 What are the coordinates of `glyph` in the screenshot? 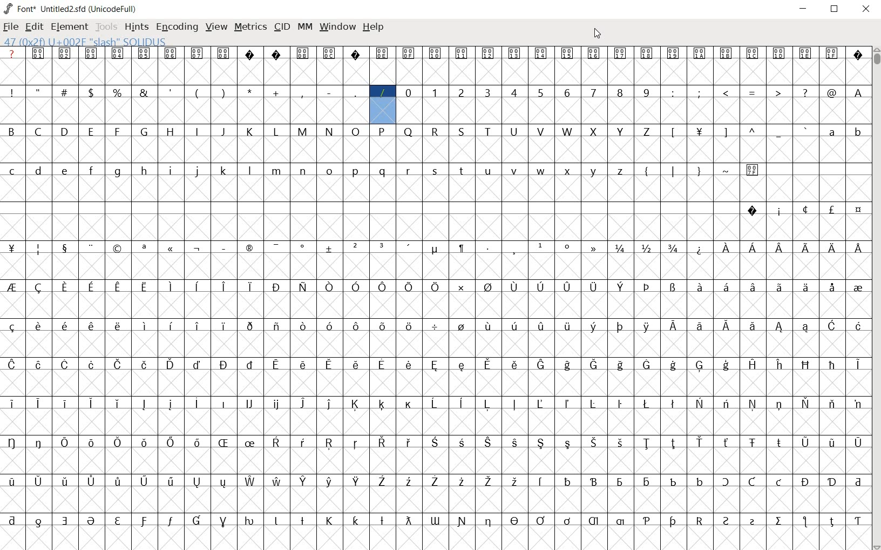 It's located at (65, 365).